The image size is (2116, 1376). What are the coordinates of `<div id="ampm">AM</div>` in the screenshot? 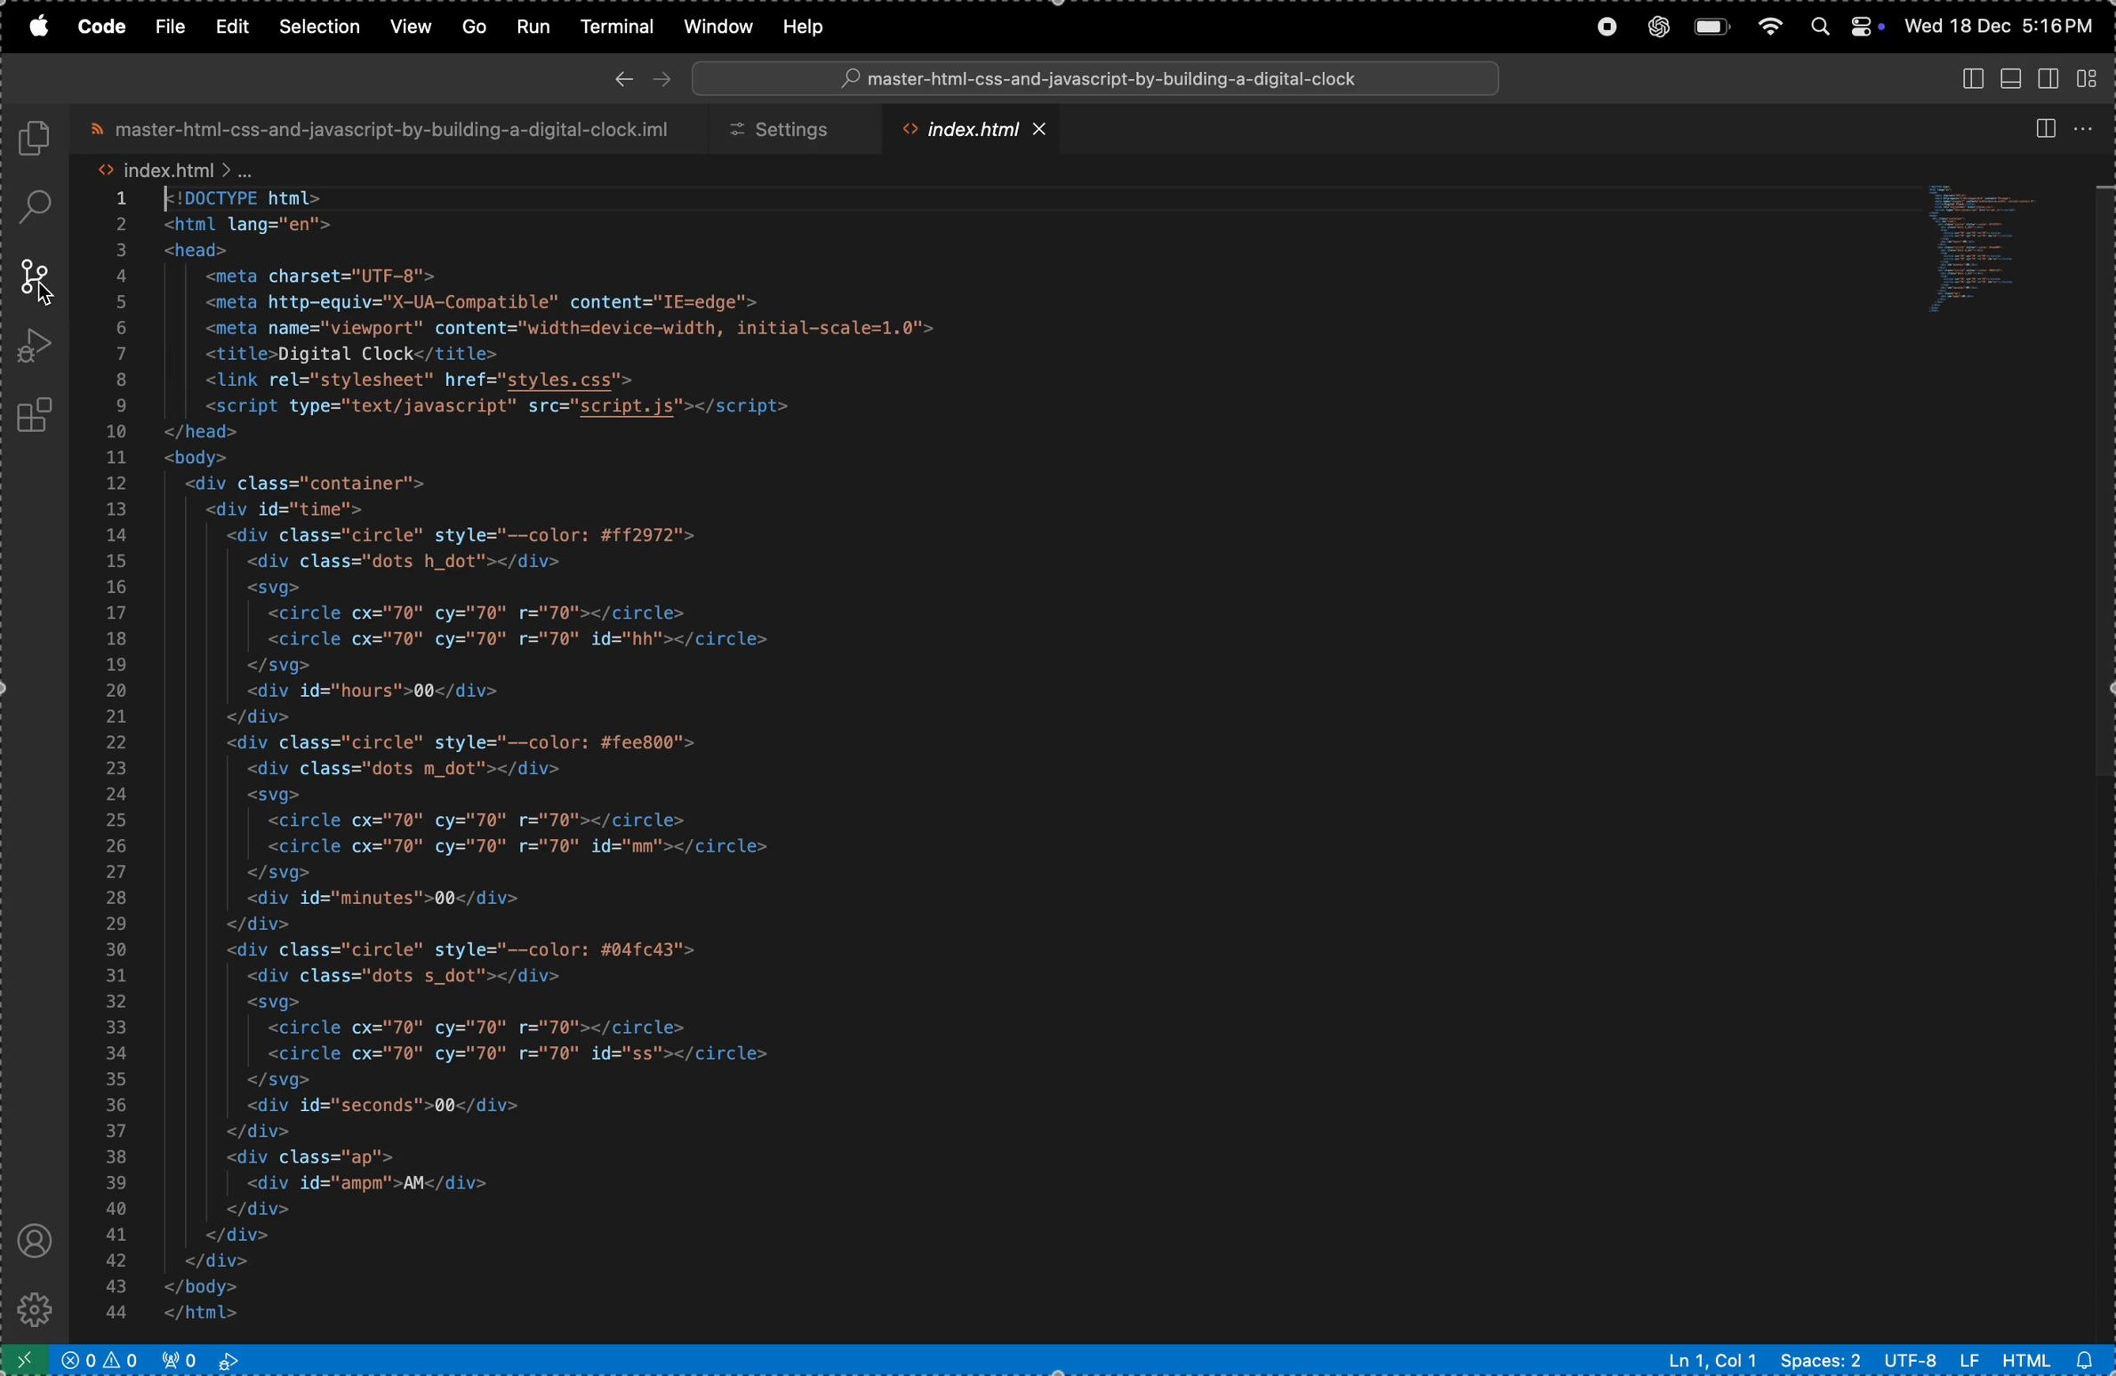 It's located at (372, 1183).